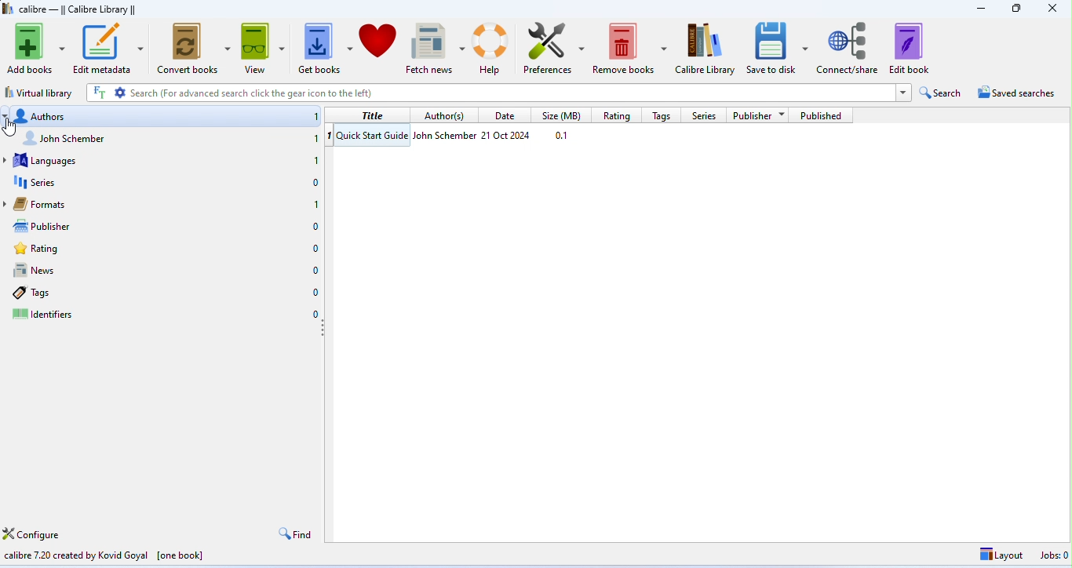  What do you see at coordinates (1054, 555) in the screenshot?
I see `jobs` at bounding box center [1054, 555].